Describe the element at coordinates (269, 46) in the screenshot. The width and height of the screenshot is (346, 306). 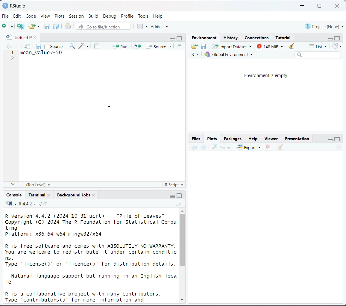
I see ` 148 MiB` at that location.